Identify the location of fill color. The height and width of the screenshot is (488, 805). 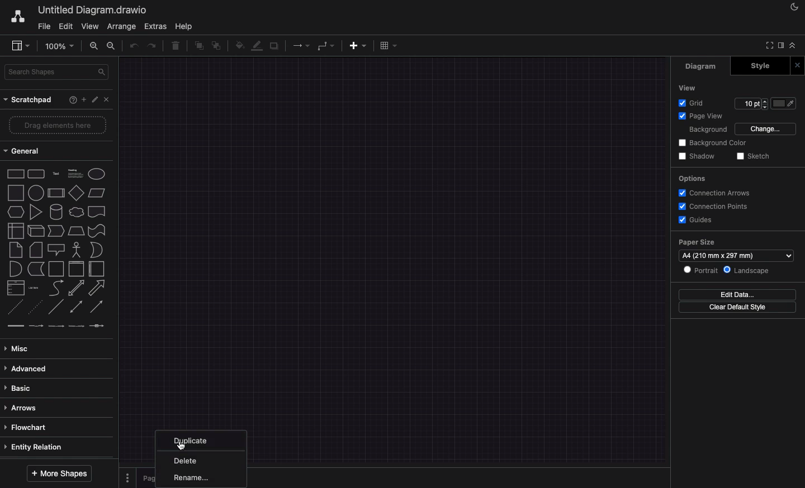
(783, 103).